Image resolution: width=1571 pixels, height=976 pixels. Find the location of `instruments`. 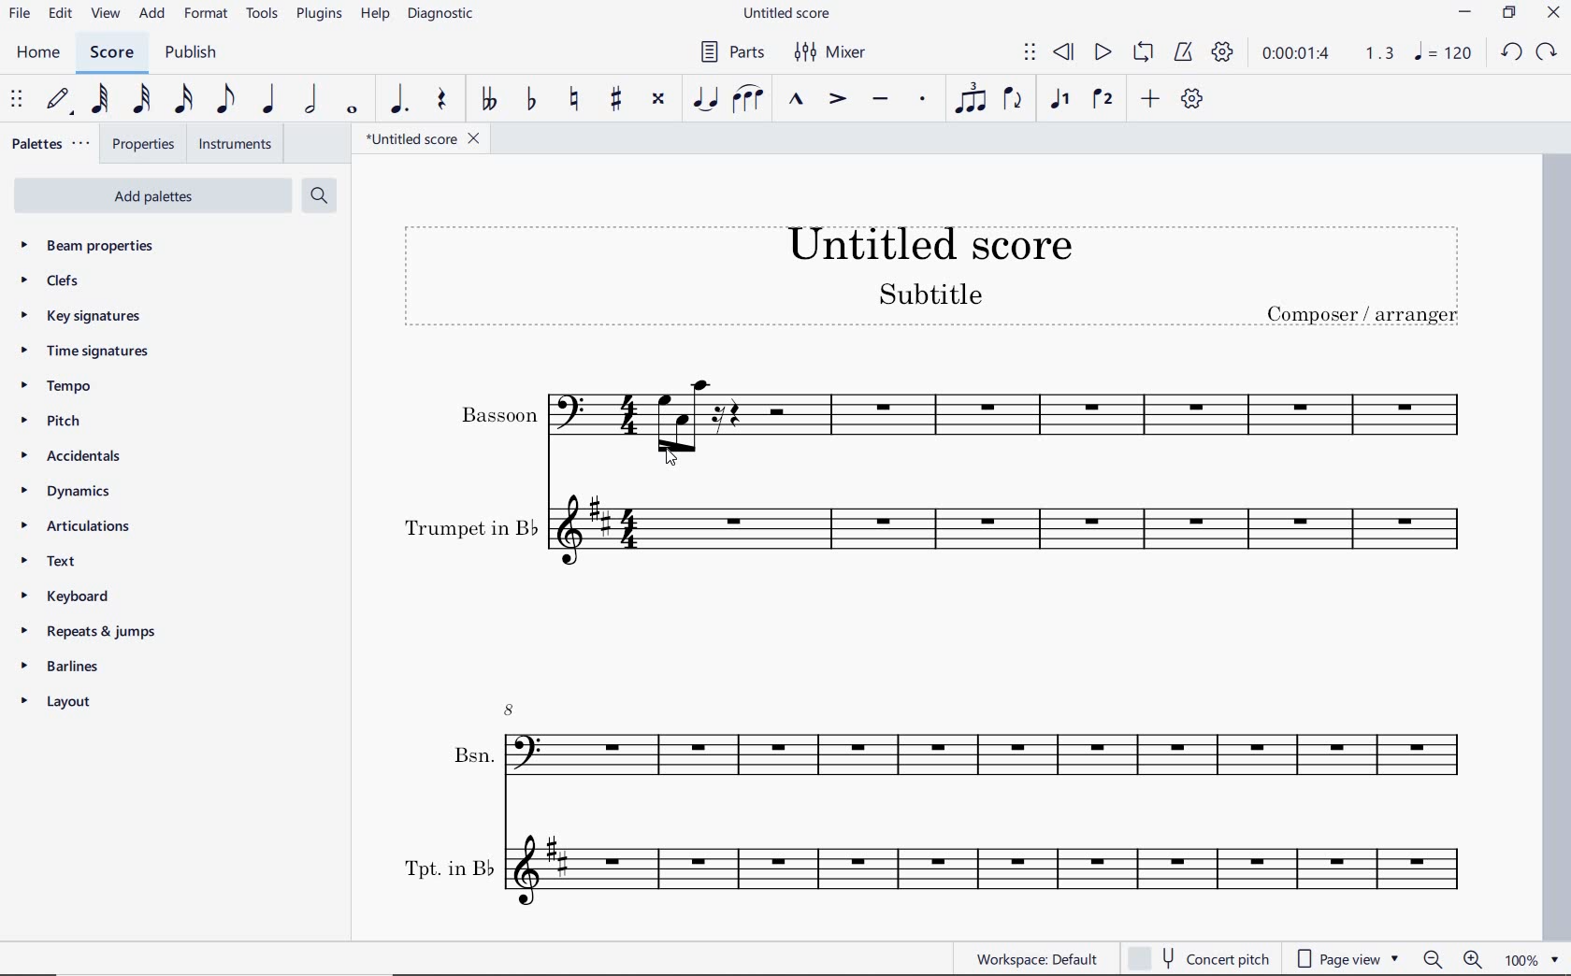

instruments is located at coordinates (237, 144).